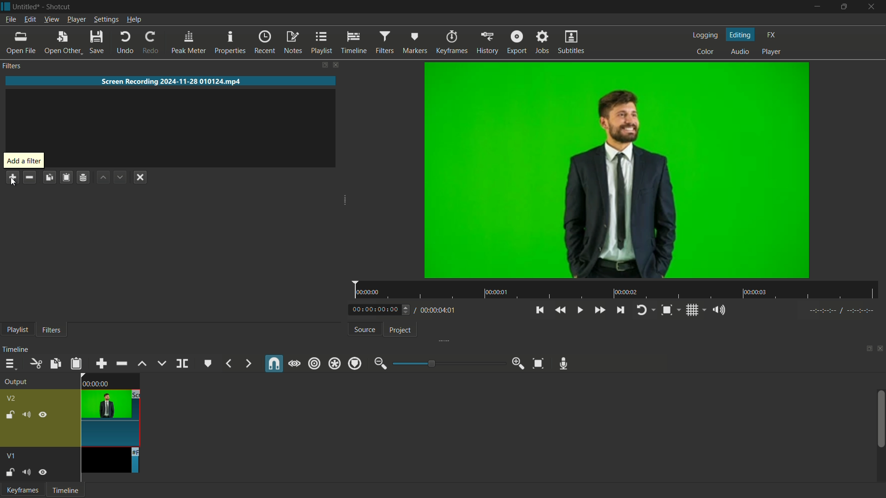 The width and height of the screenshot is (886, 498). Describe the element at coordinates (10, 20) in the screenshot. I see `file menu` at that location.